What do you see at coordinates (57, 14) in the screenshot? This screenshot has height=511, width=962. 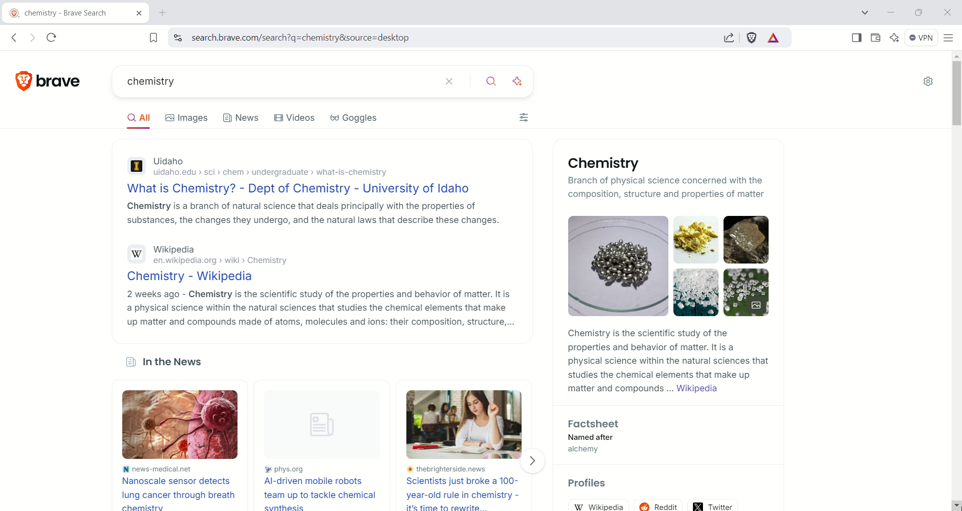 I see `chemistry - brave search` at bounding box center [57, 14].